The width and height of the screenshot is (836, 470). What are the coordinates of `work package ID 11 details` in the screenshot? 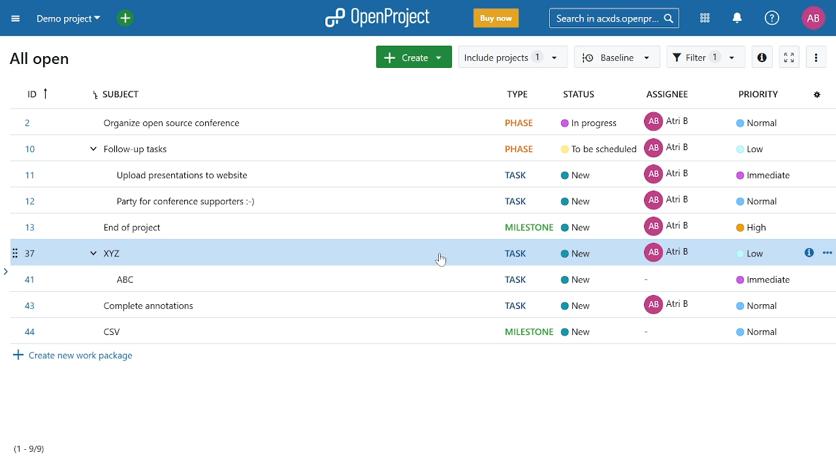 It's located at (424, 177).